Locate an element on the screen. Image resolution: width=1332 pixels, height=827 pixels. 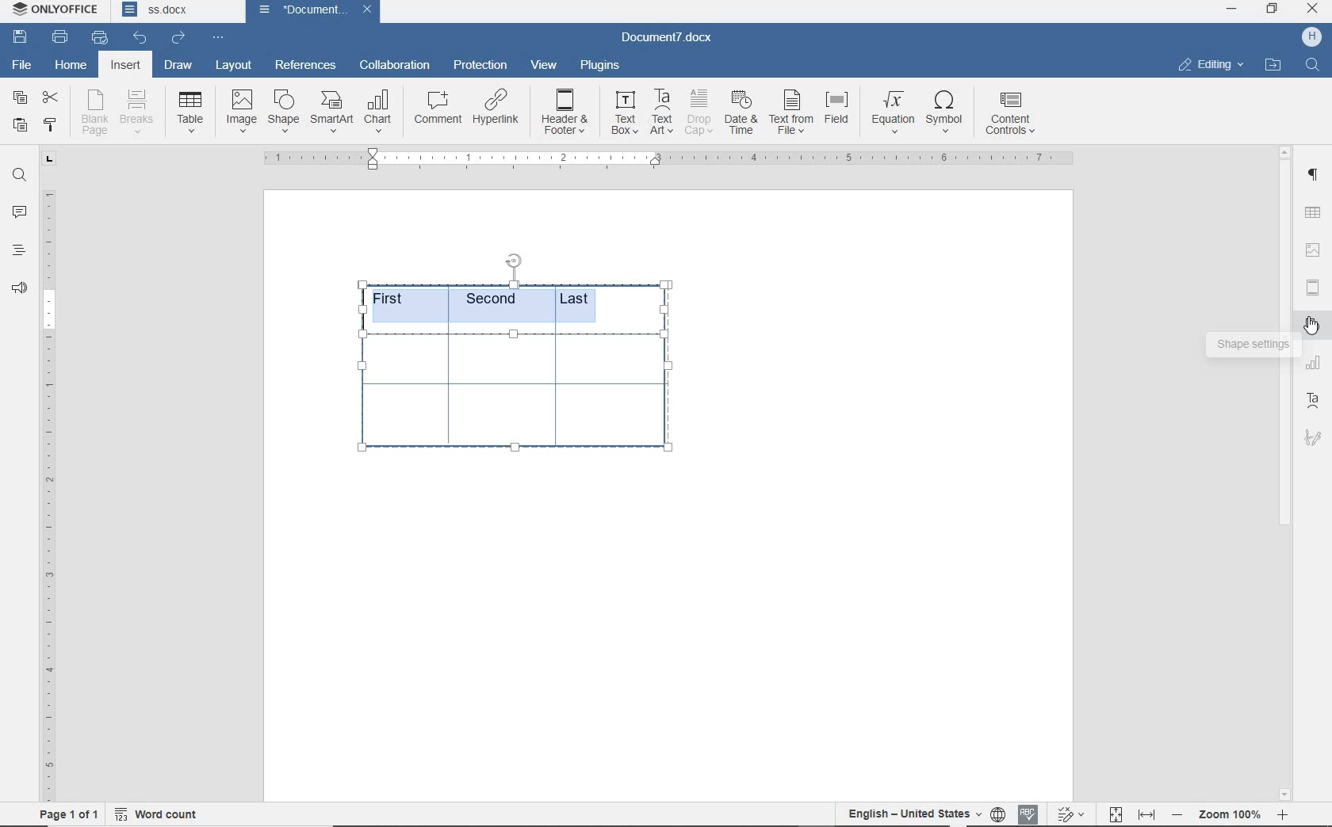
document is located at coordinates (298, 10).